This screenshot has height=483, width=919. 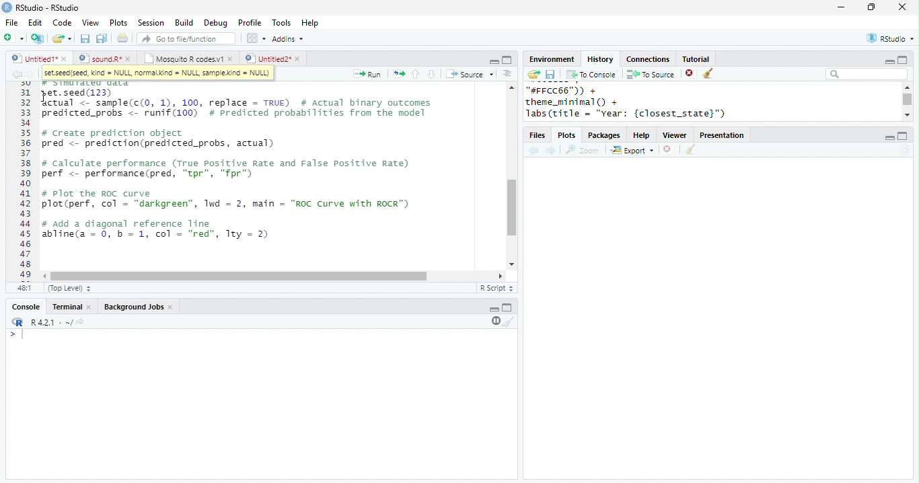 I want to click on Build, so click(x=184, y=23).